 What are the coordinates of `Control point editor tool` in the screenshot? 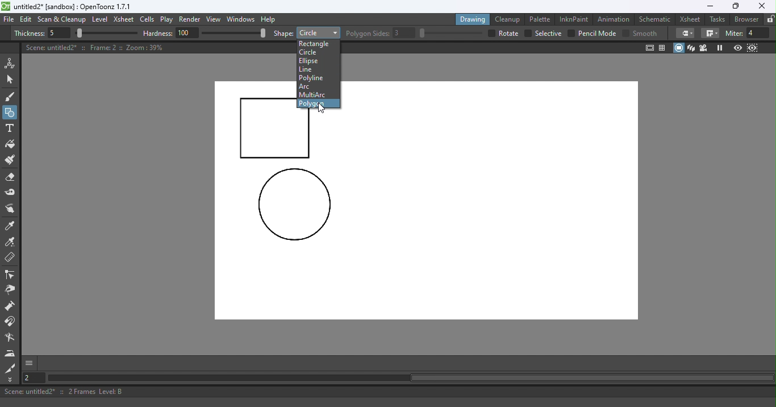 It's located at (10, 276).